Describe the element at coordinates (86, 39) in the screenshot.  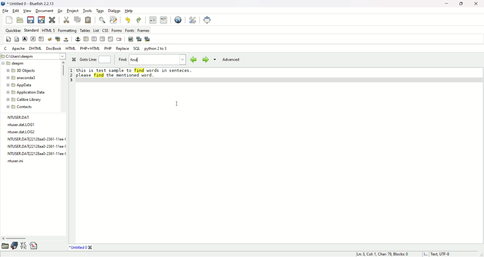
I see `horizontal rule` at that location.